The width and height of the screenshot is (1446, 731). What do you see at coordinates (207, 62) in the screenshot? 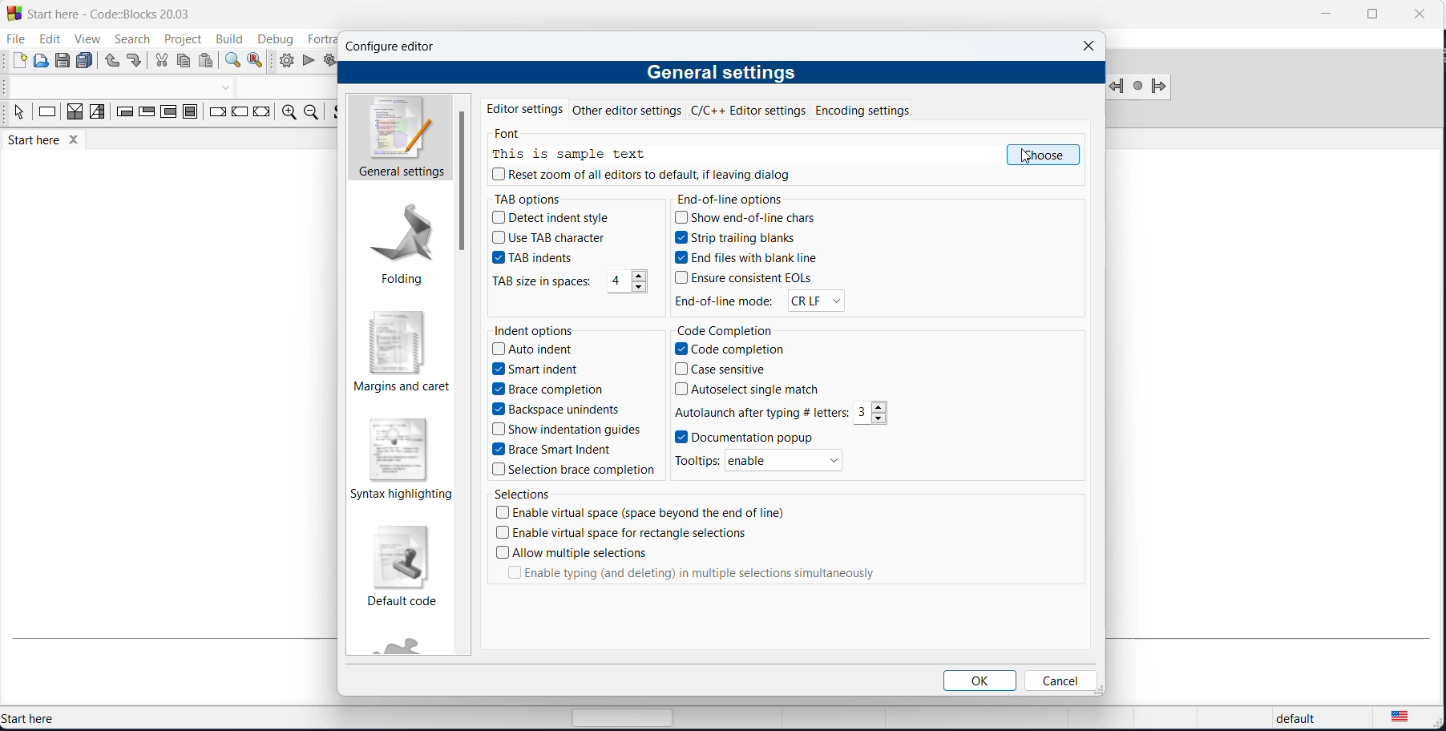
I see `paste` at bounding box center [207, 62].